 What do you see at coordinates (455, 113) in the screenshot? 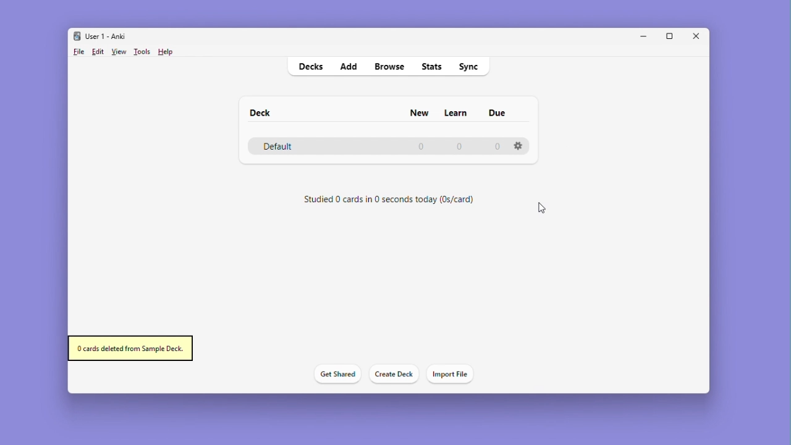
I see `Learn ` at bounding box center [455, 113].